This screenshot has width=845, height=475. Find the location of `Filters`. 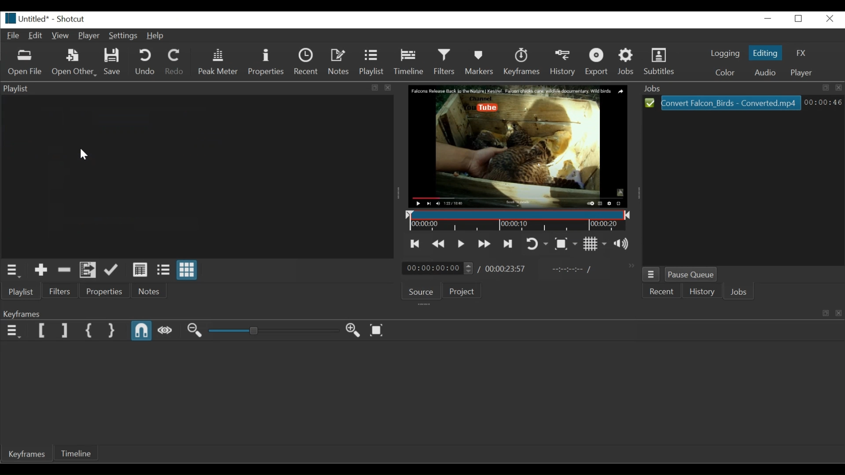

Filters is located at coordinates (446, 62).